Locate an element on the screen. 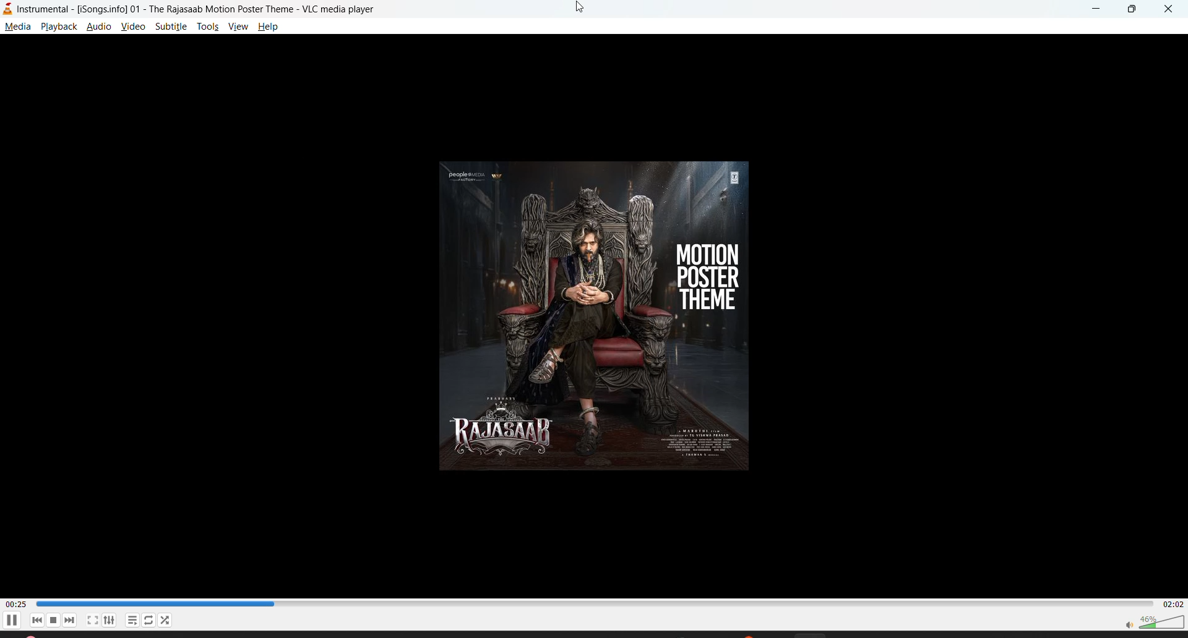  subtitle is located at coordinates (173, 29).